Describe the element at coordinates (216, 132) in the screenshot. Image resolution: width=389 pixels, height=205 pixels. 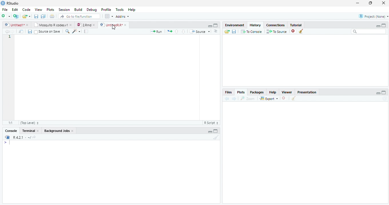
I see `Maximize` at that location.